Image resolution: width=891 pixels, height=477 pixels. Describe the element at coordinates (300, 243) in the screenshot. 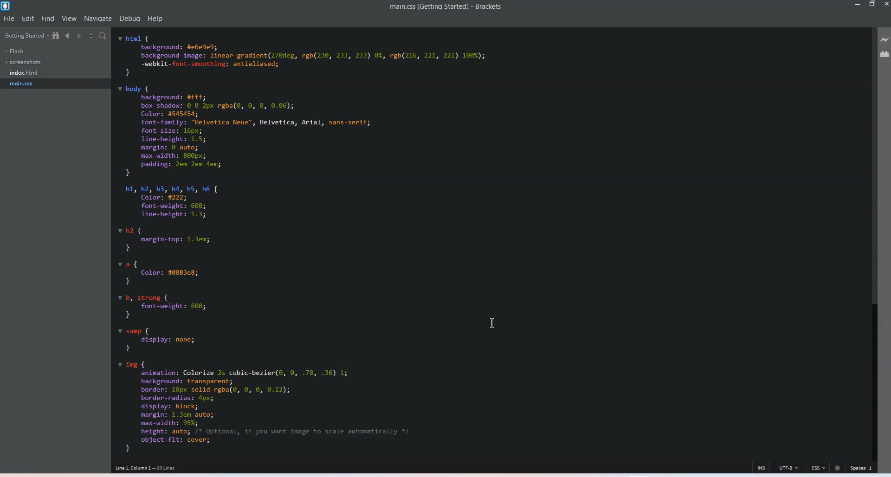

I see `code` at that location.